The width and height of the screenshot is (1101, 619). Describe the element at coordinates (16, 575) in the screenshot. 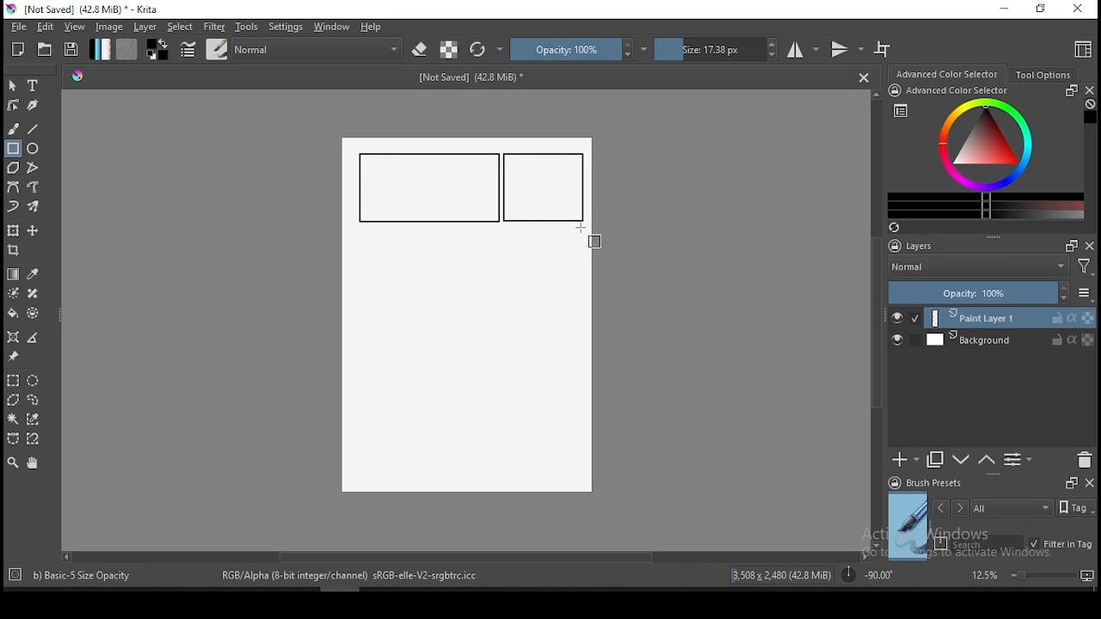

I see `Target` at that location.